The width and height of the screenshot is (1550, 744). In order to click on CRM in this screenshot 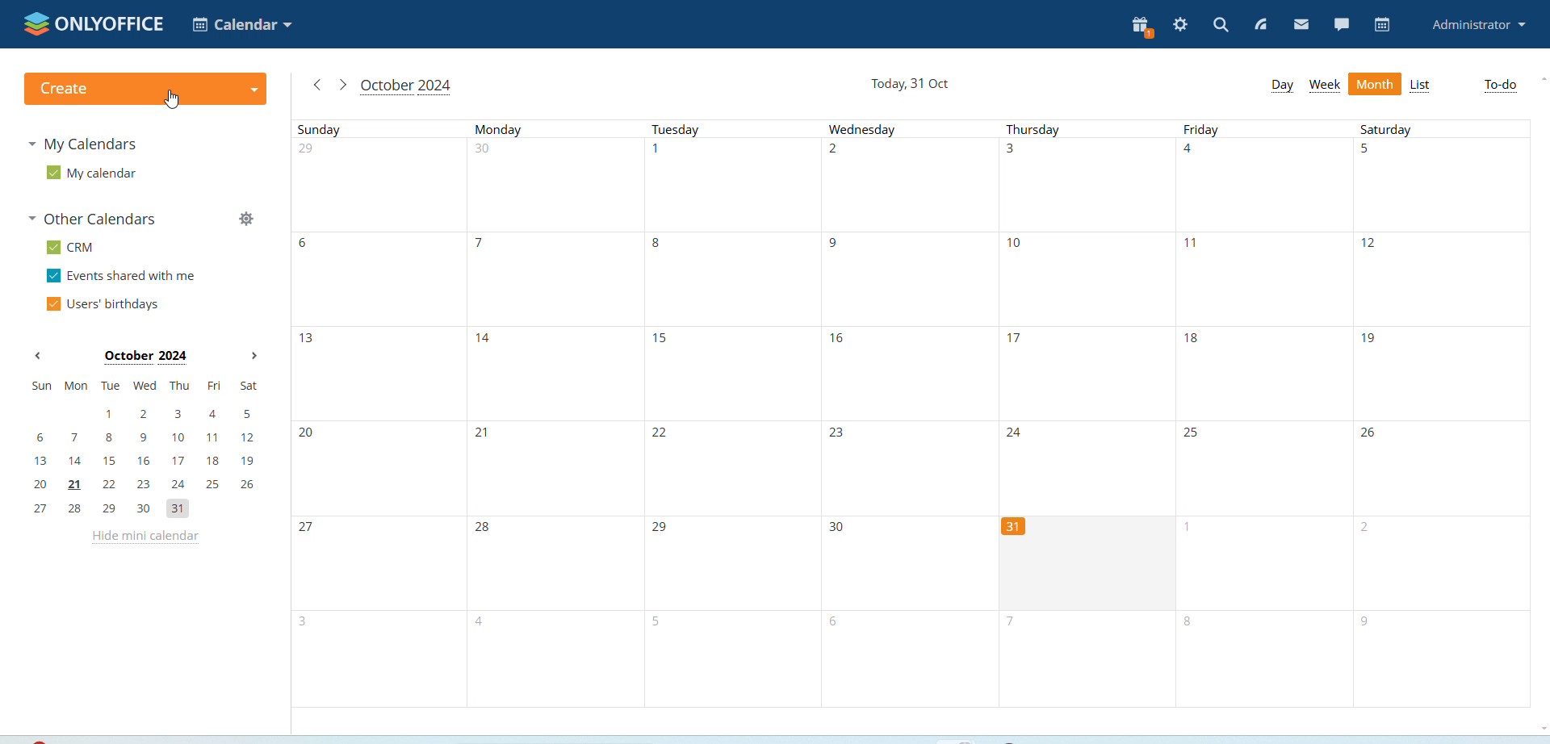, I will do `click(72, 247)`.